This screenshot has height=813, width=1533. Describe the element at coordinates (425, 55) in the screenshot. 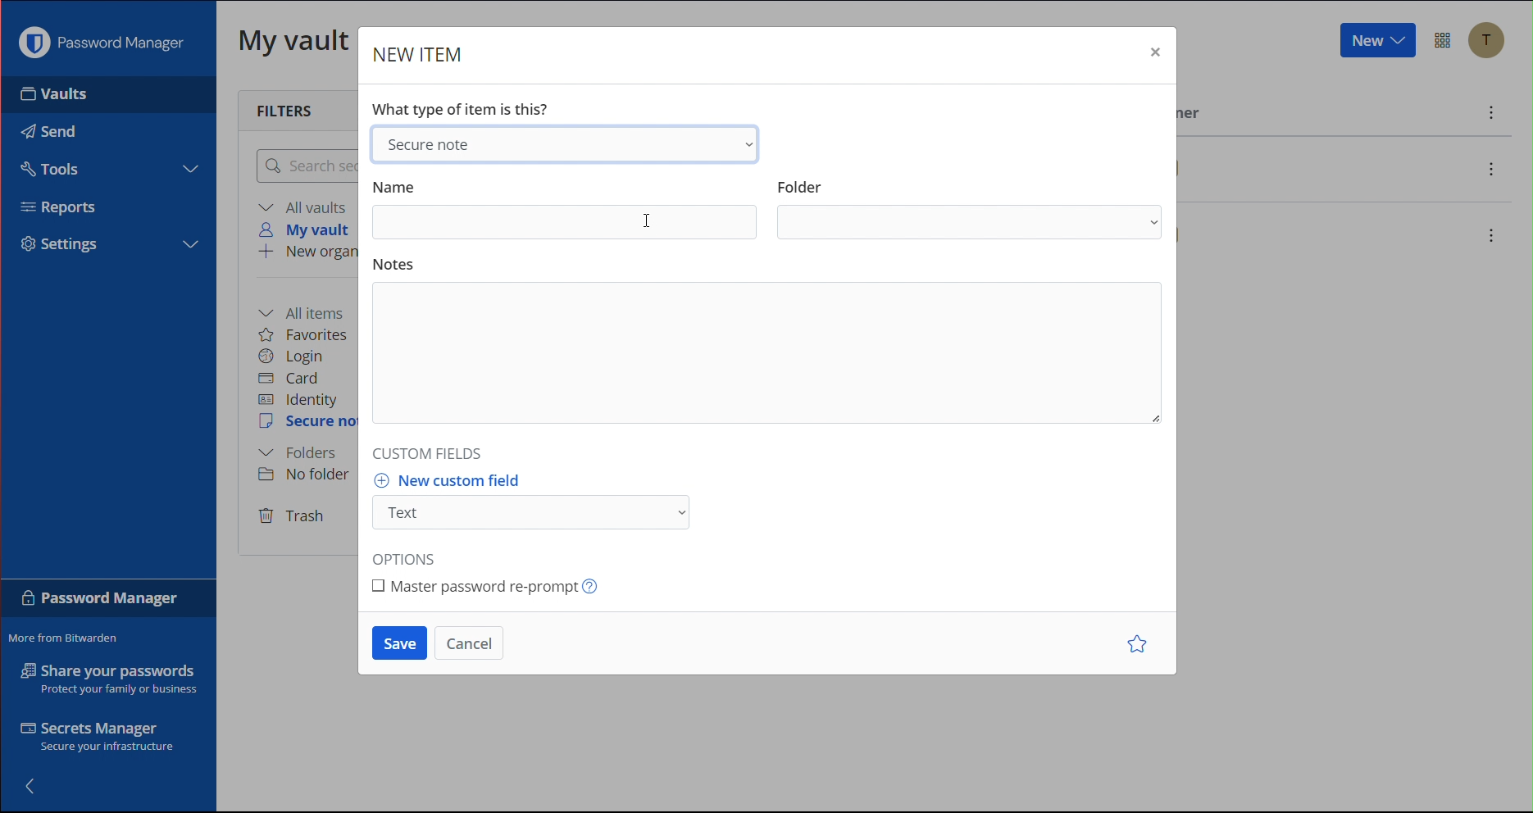

I see `New Item` at that location.